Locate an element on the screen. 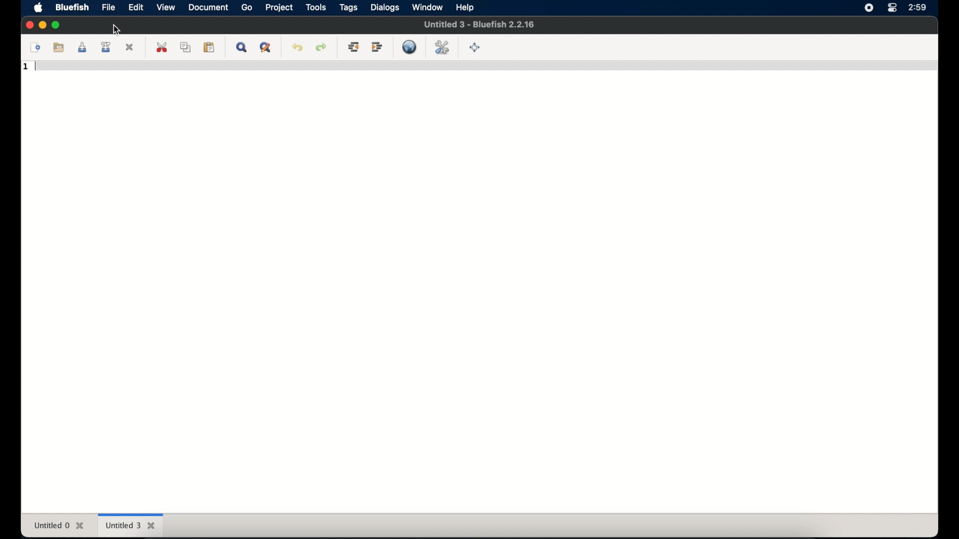  1 is located at coordinates (26, 67).